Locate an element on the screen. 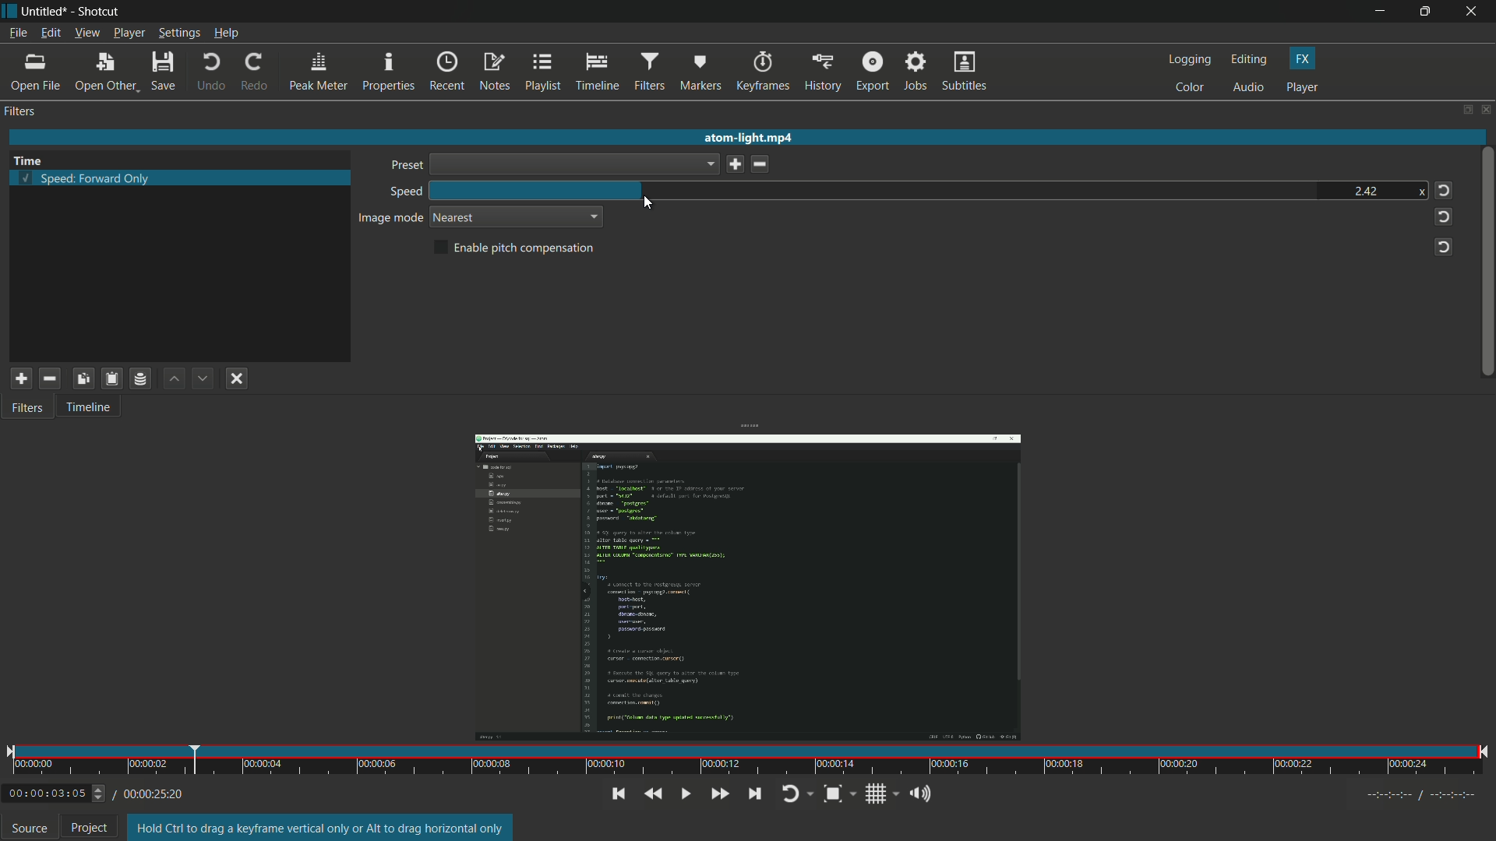 This screenshot has width=1496, height=841. skip to the previous point is located at coordinates (616, 794).